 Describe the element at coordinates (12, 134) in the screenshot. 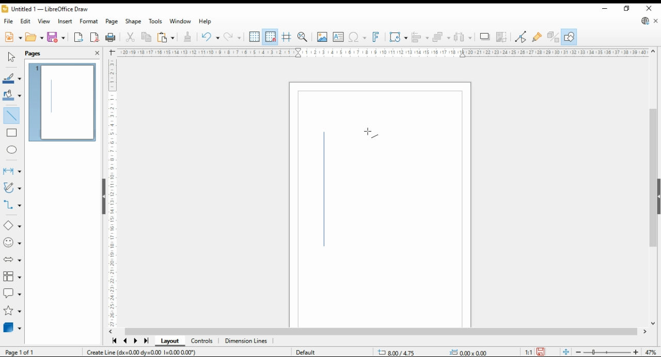

I see `rectangle` at that location.